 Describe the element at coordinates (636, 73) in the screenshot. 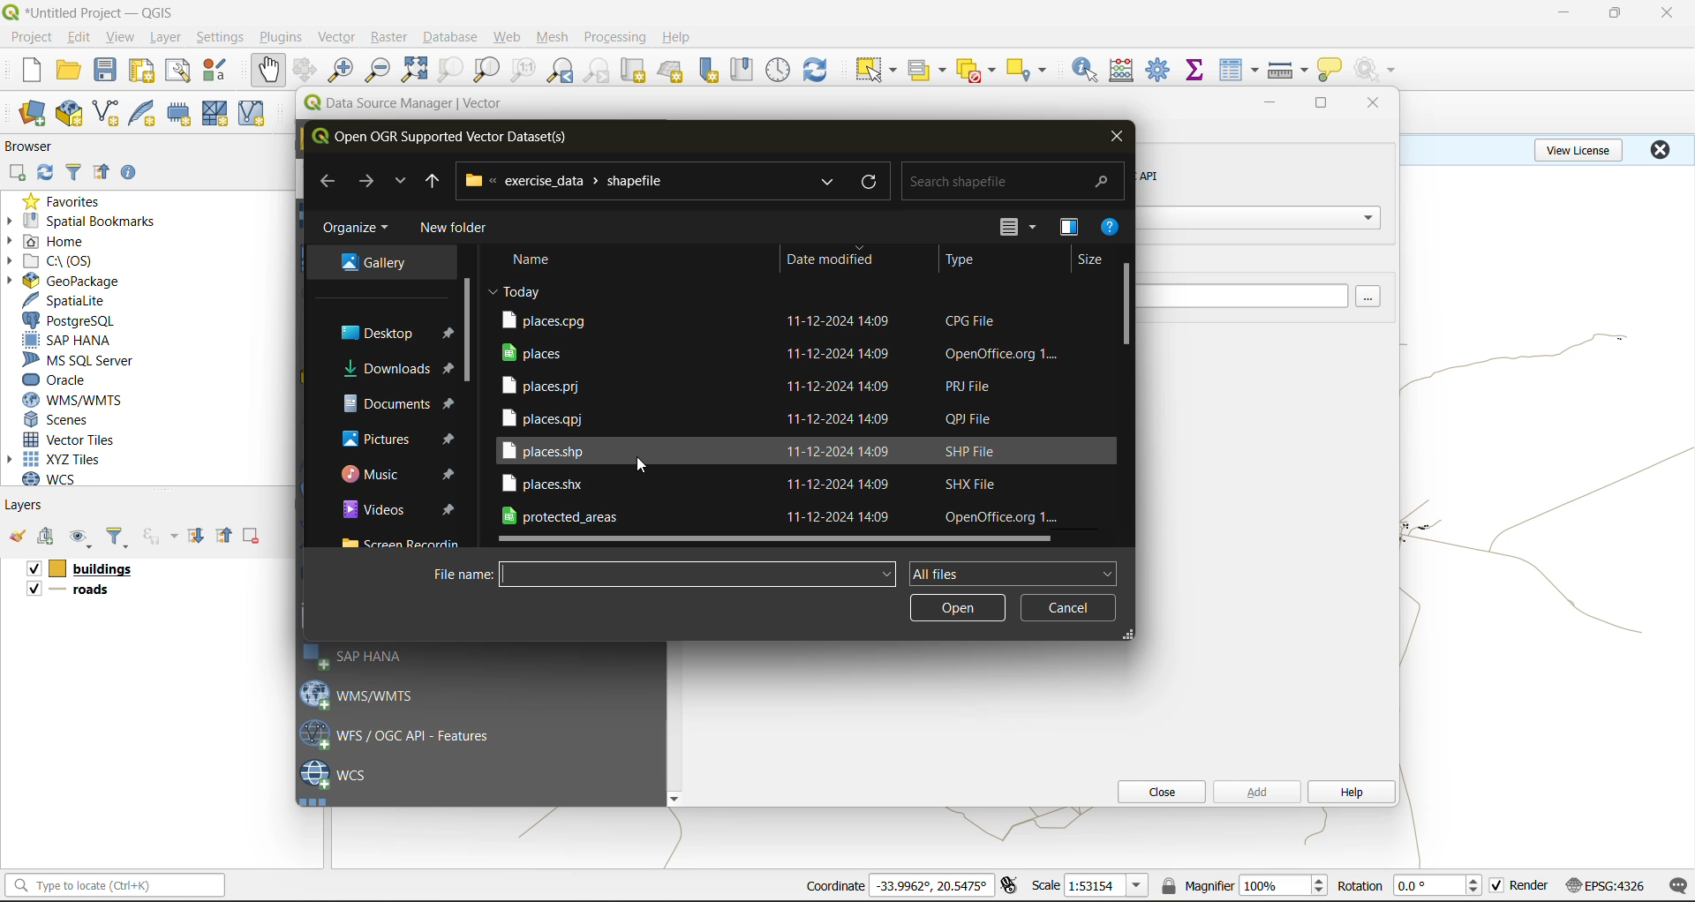

I see `new map view` at that location.